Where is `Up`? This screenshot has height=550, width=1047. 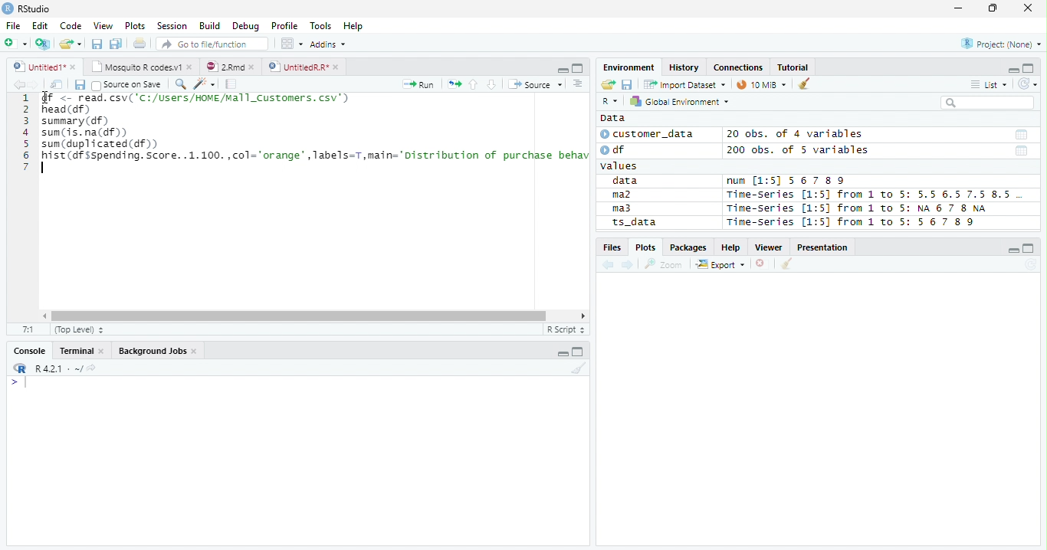 Up is located at coordinates (473, 85).